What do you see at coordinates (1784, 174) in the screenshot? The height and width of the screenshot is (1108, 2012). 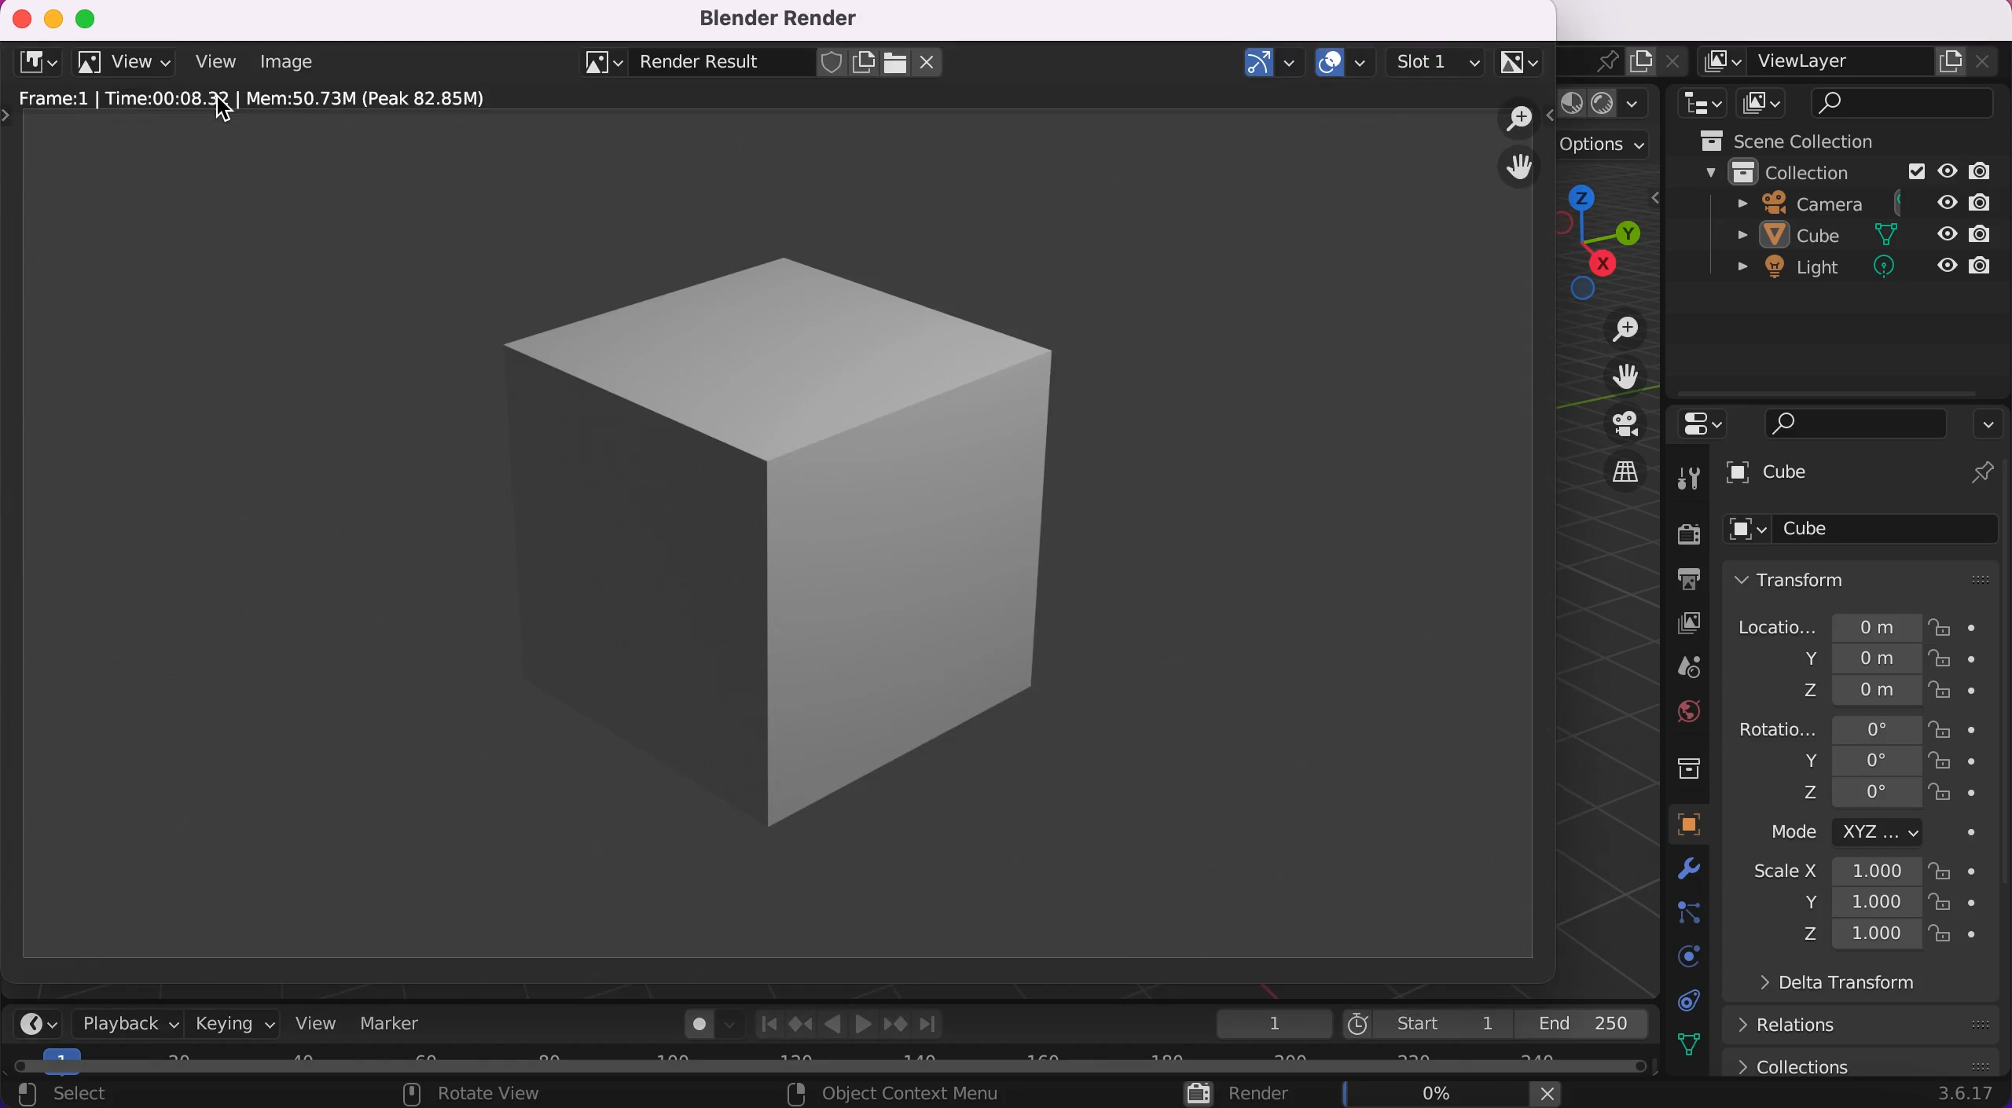 I see `collection` at bounding box center [1784, 174].